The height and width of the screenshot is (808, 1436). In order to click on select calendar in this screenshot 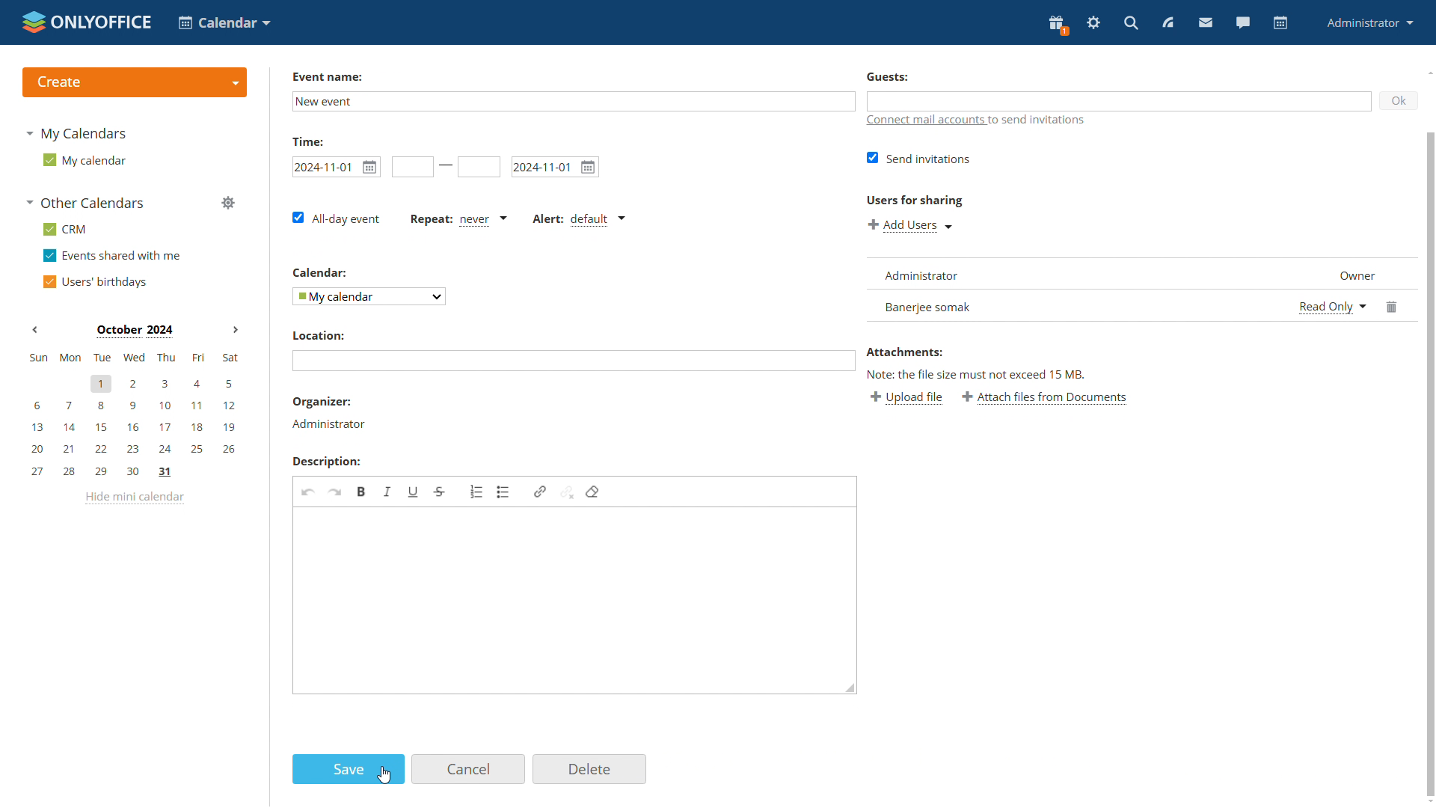, I will do `click(369, 296)`.